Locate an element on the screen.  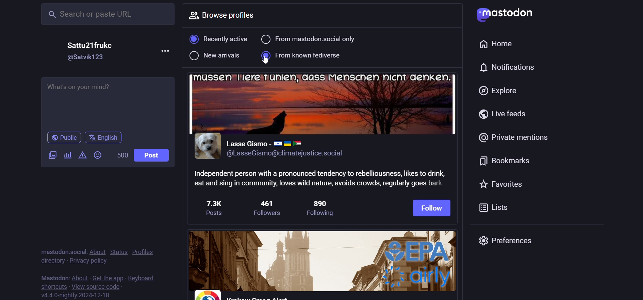
browse profile is located at coordinates (224, 15).